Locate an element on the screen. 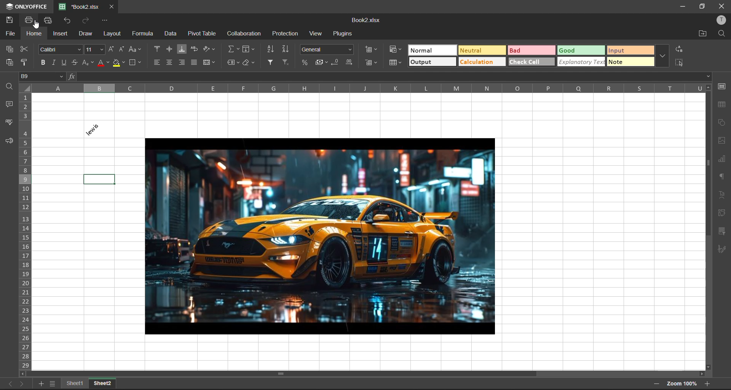 The height and width of the screenshot is (390, 731). note is located at coordinates (630, 63).